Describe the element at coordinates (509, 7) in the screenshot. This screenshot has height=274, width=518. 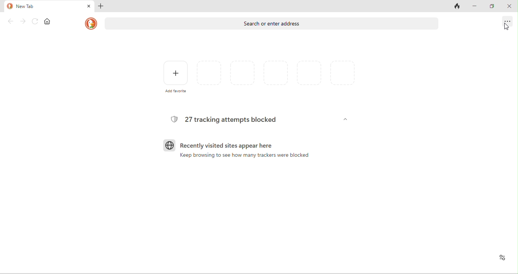
I see `close` at that location.